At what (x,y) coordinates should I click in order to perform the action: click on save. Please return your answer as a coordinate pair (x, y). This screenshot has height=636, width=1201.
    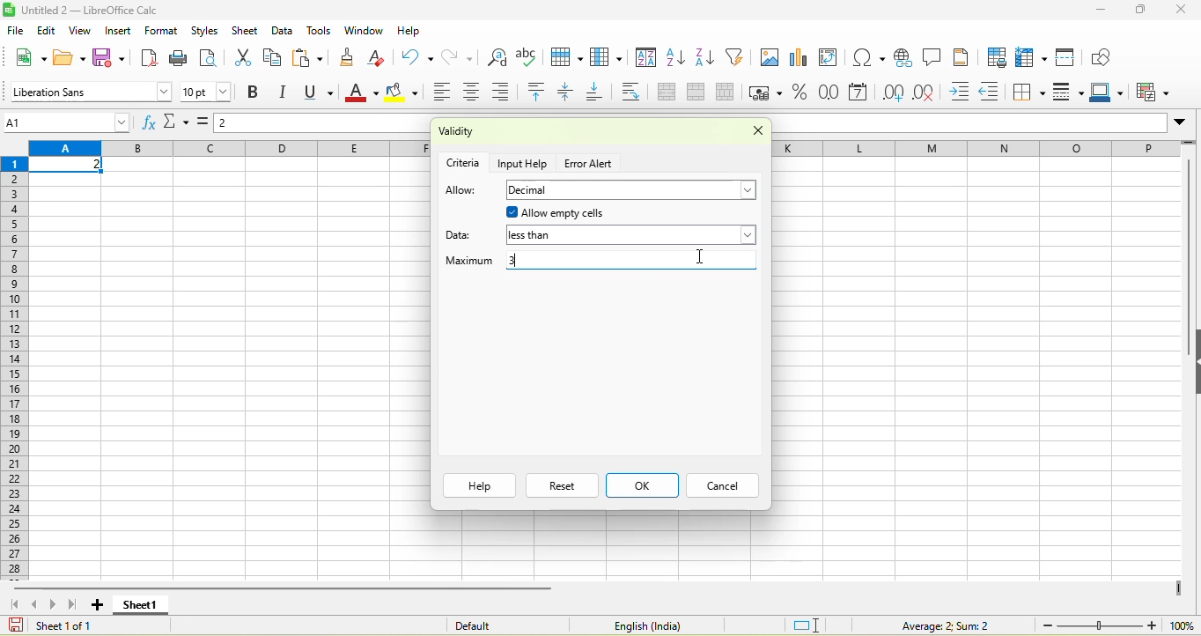
    Looking at the image, I should click on (112, 58).